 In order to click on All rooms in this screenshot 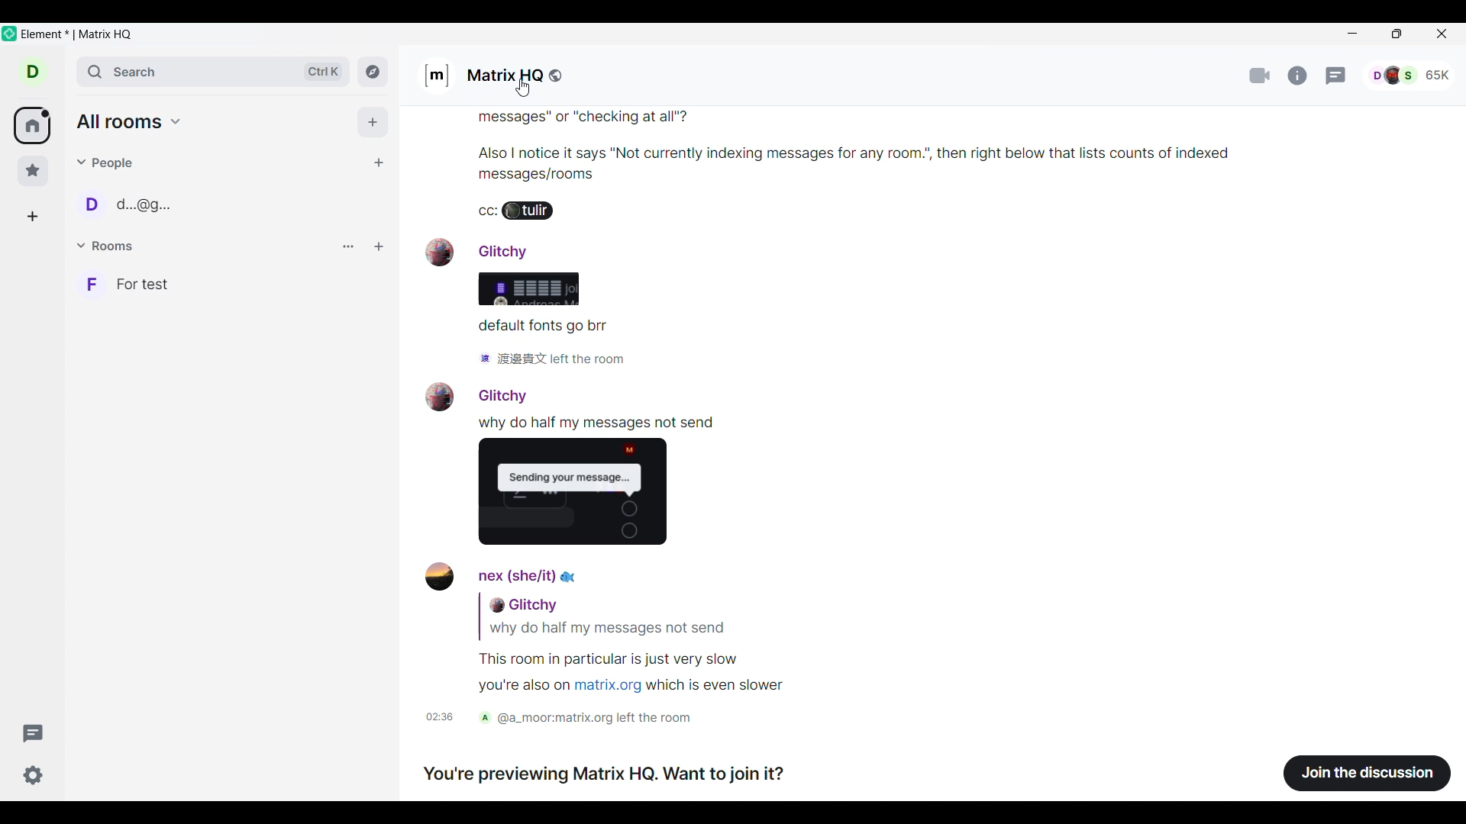, I will do `click(129, 121)`.